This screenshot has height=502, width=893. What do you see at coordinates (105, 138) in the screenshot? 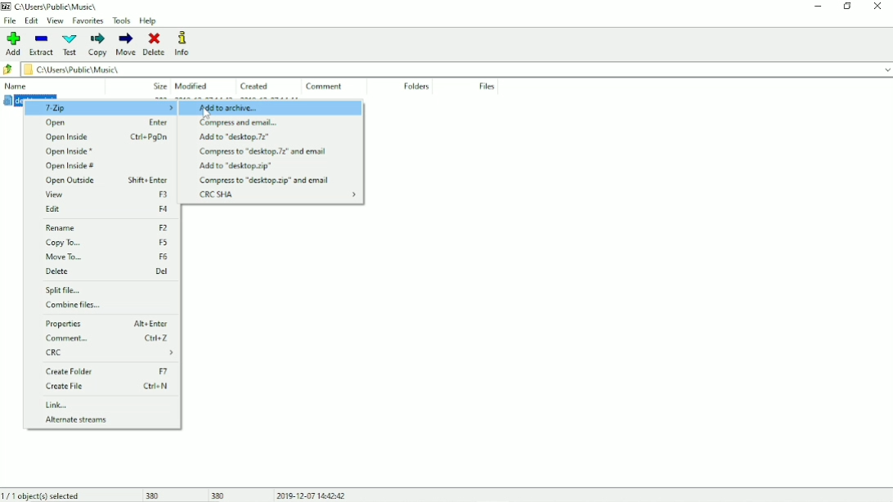
I see `Open Inside` at bounding box center [105, 138].